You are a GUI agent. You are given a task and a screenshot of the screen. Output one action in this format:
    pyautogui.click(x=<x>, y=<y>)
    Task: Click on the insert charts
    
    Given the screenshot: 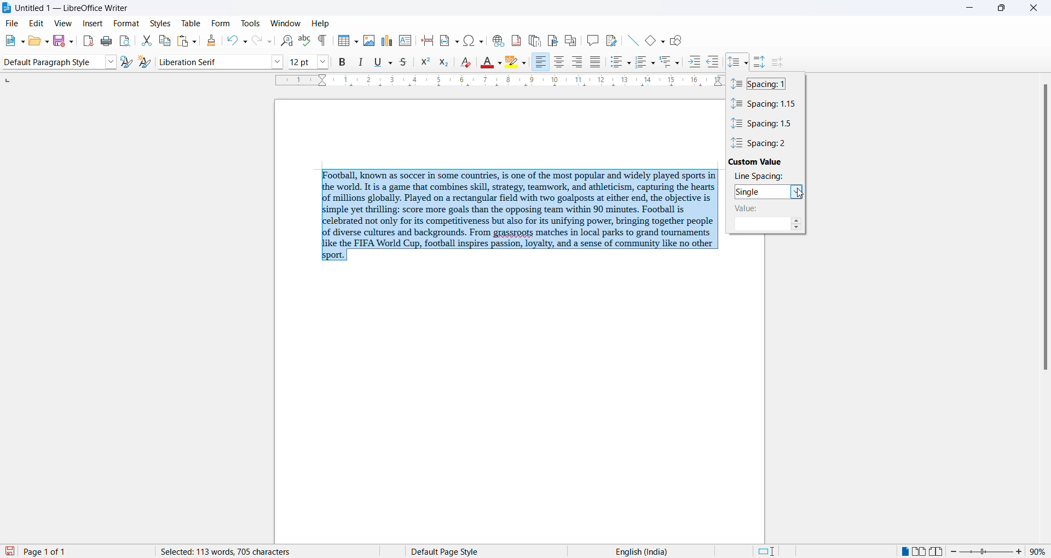 What is the action you would take?
    pyautogui.click(x=386, y=40)
    